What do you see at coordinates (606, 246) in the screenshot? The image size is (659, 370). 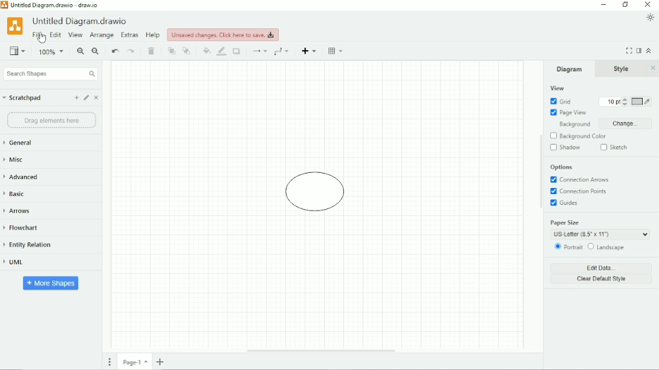 I see `Landscape` at bounding box center [606, 246].